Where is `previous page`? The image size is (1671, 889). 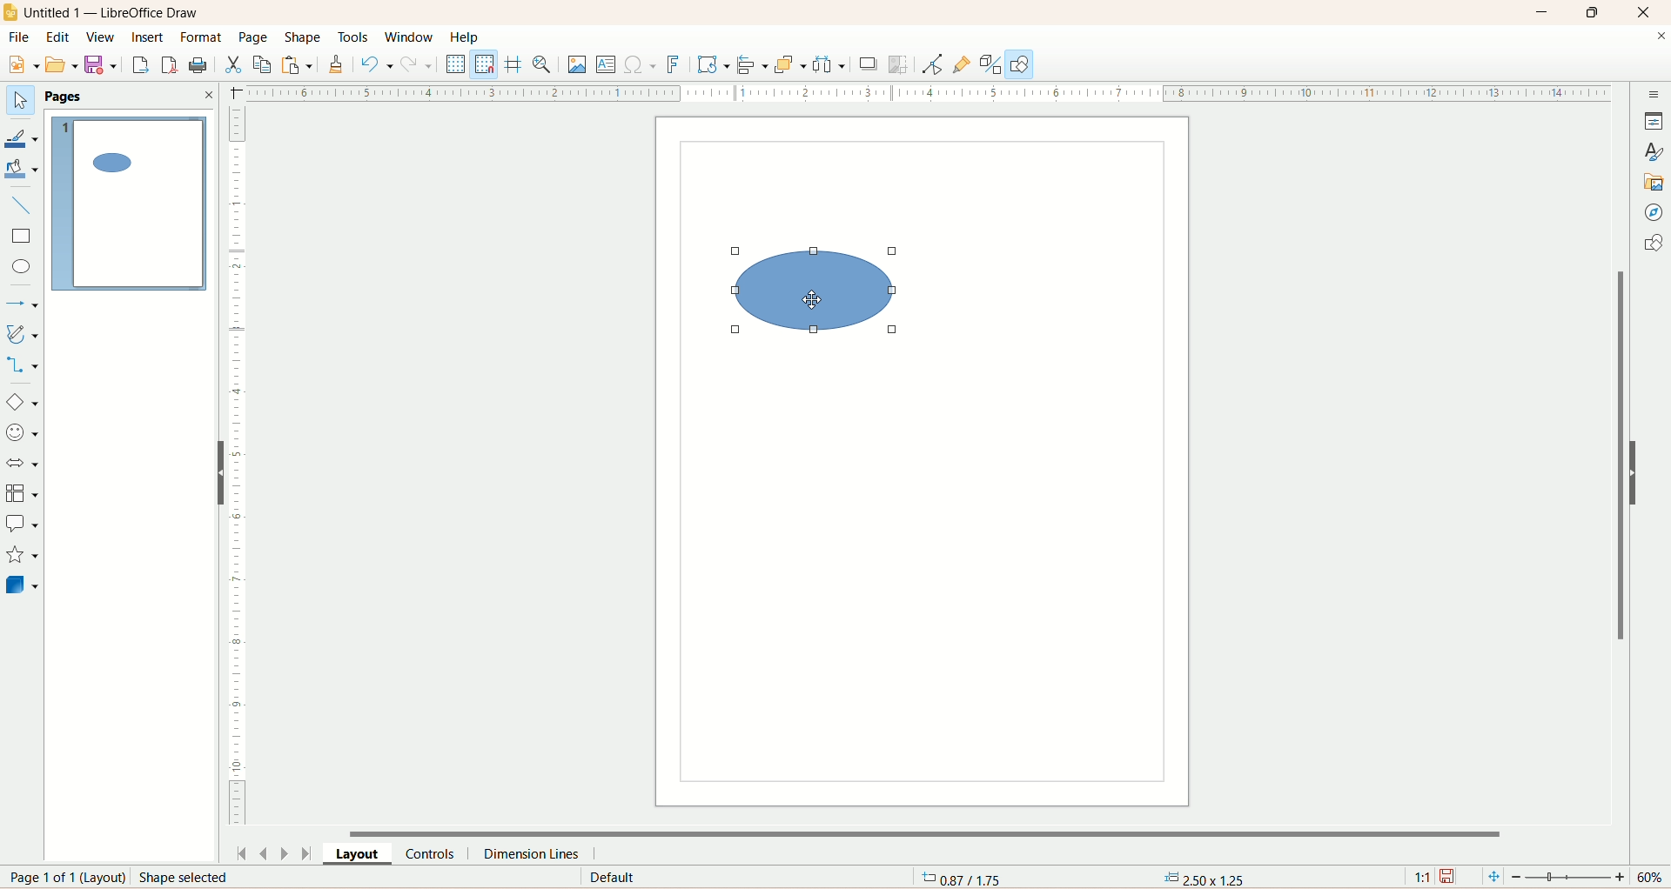 previous page is located at coordinates (264, 852).